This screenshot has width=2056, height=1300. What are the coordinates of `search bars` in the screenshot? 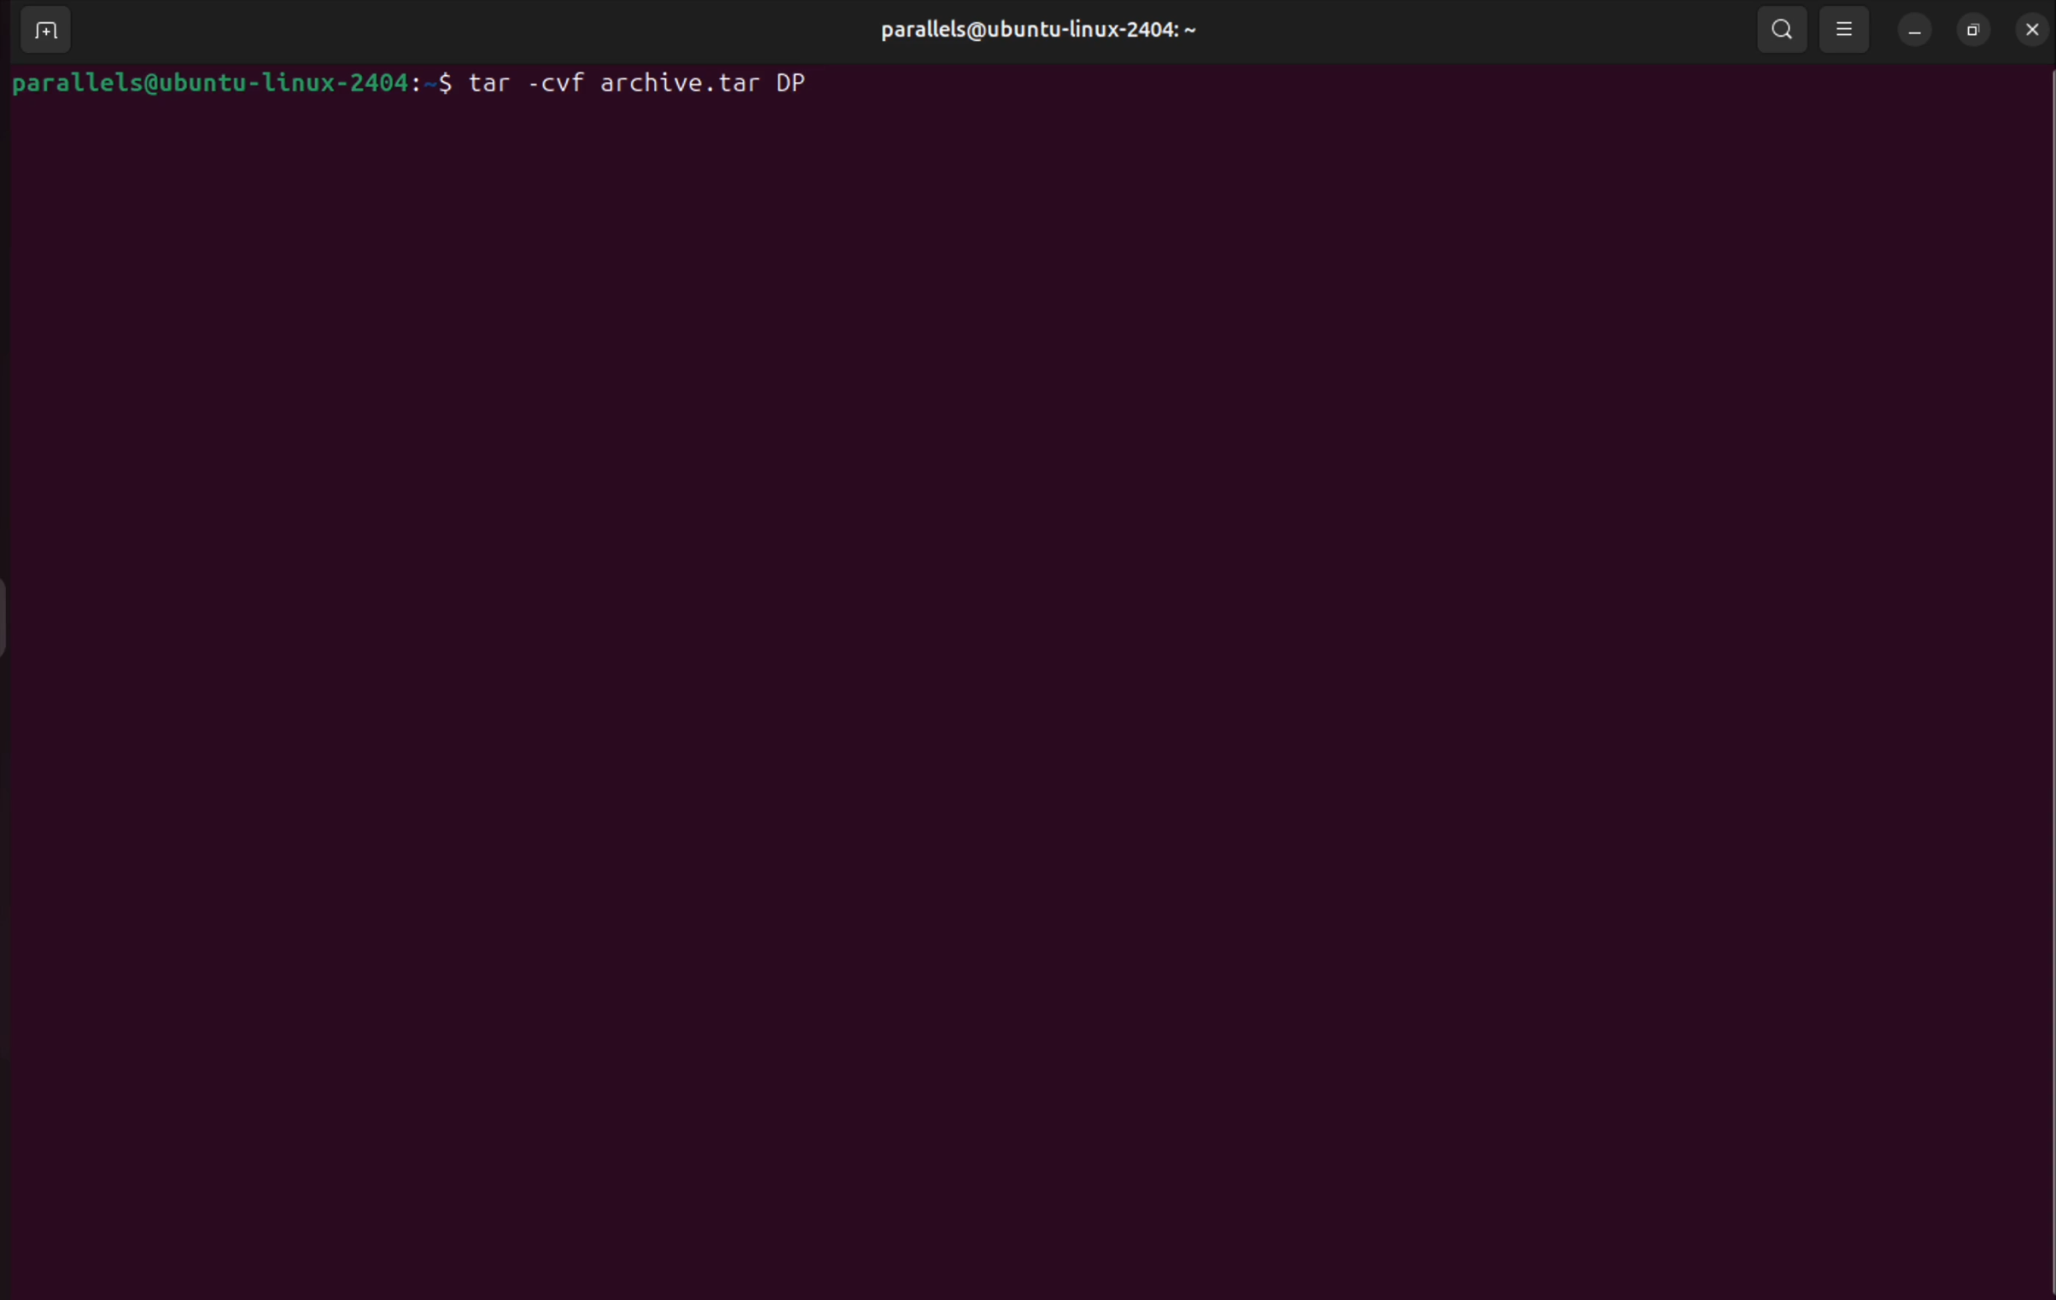 It's located at (1780, 27).